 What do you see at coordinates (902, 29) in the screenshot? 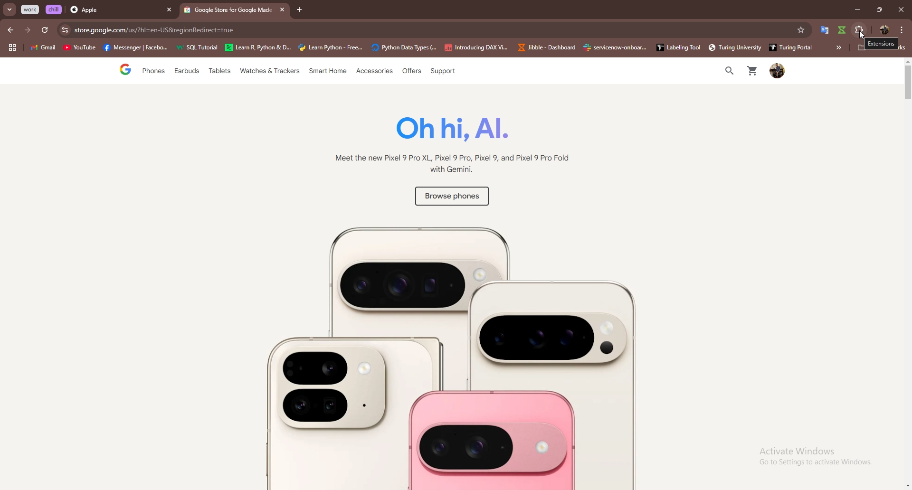
I see `options` at bounding box center [902, 29].